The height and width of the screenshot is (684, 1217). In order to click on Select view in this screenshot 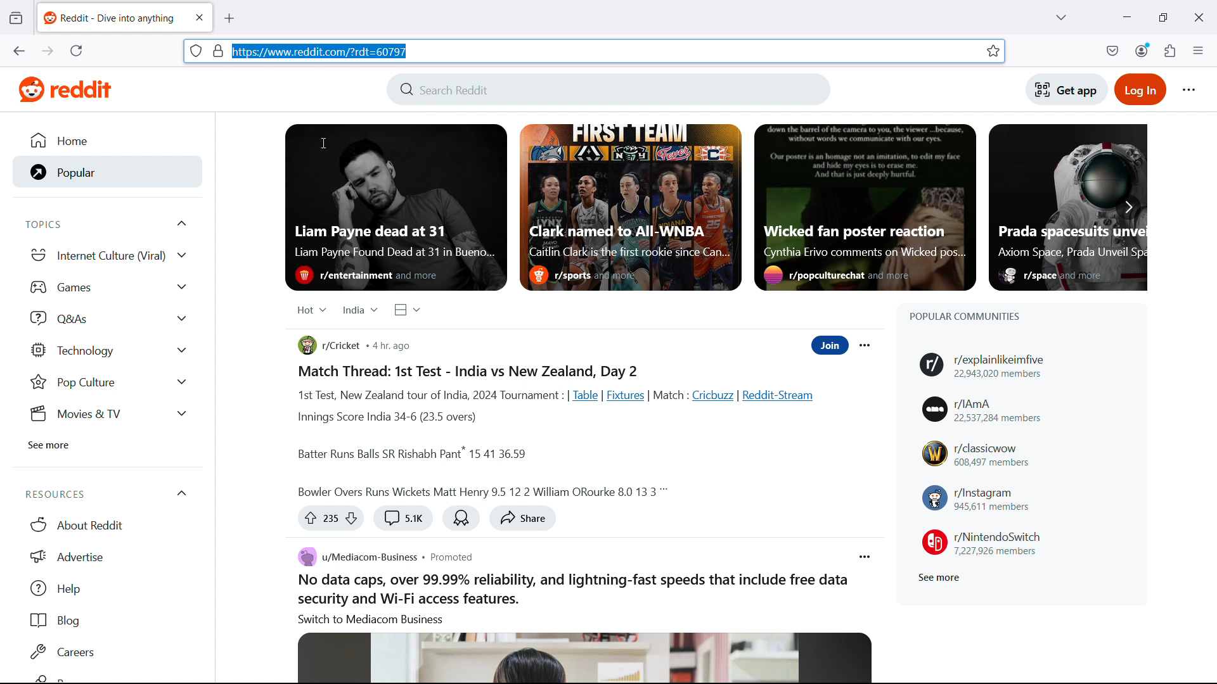, I will do `click(408, 310)`.